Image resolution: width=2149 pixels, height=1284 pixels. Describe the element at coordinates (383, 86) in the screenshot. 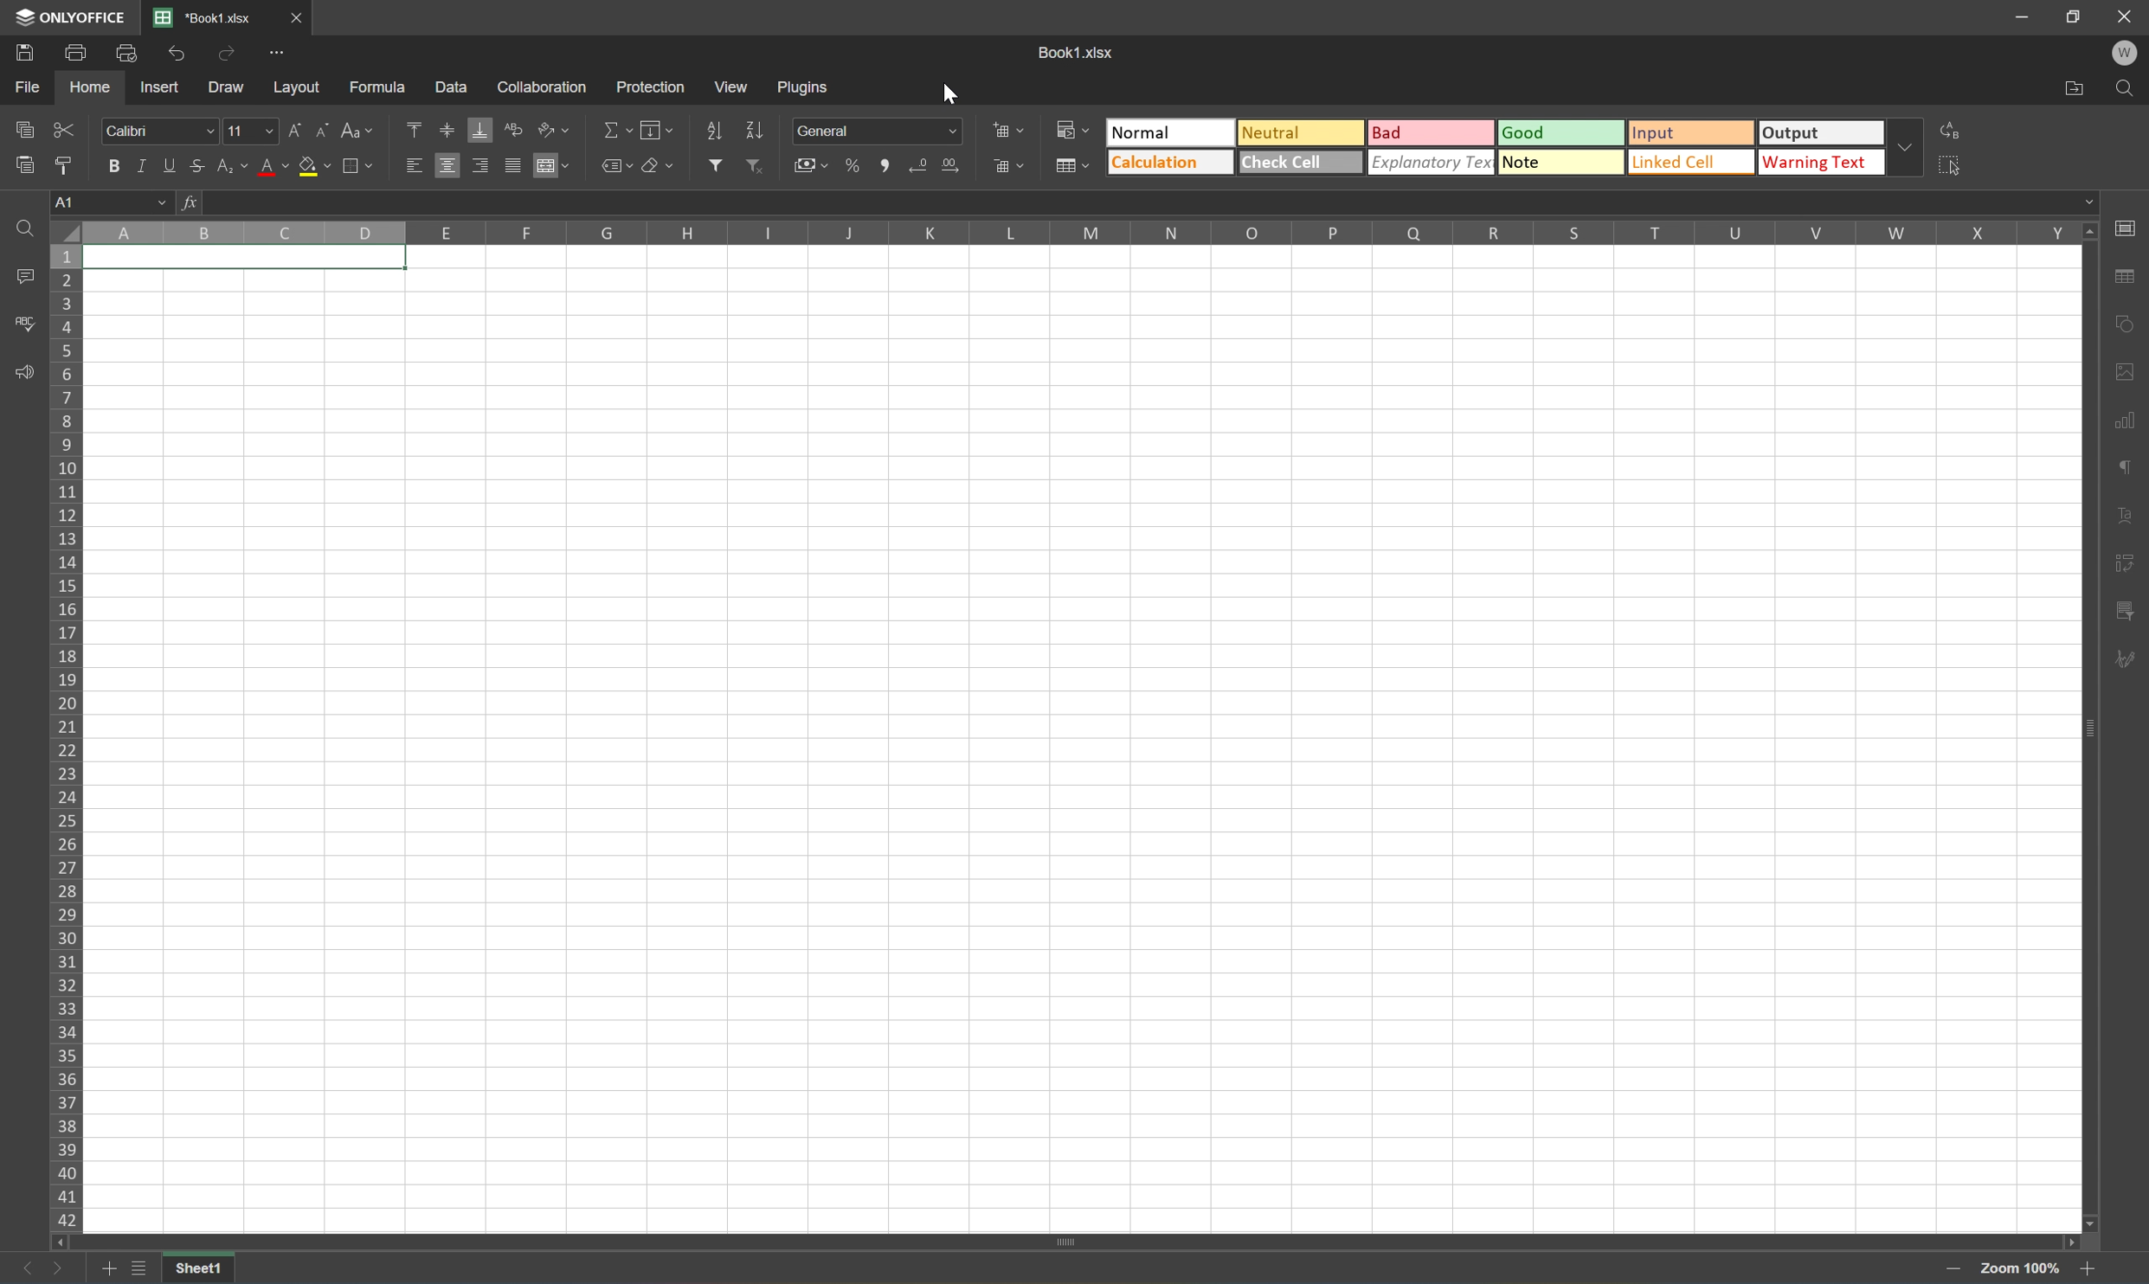

I see `Formula` at that location.